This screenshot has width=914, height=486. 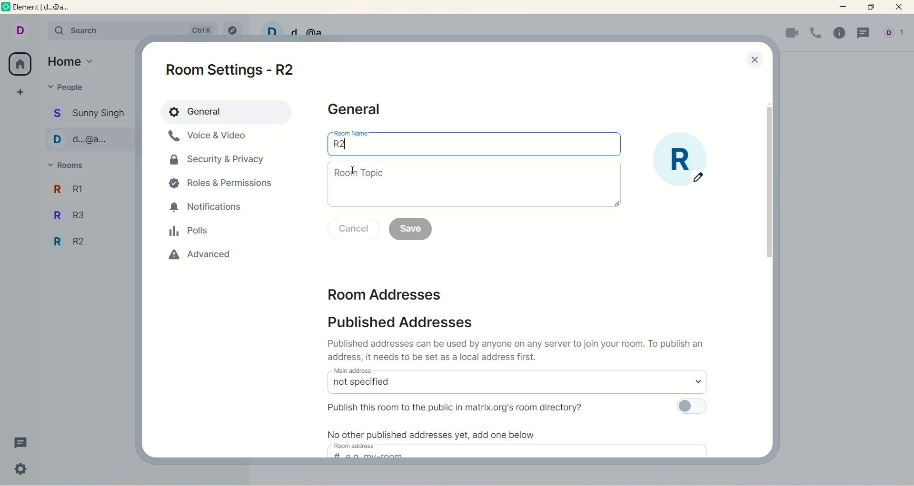 I want to click on text cursor, so click(x=355, y=167).